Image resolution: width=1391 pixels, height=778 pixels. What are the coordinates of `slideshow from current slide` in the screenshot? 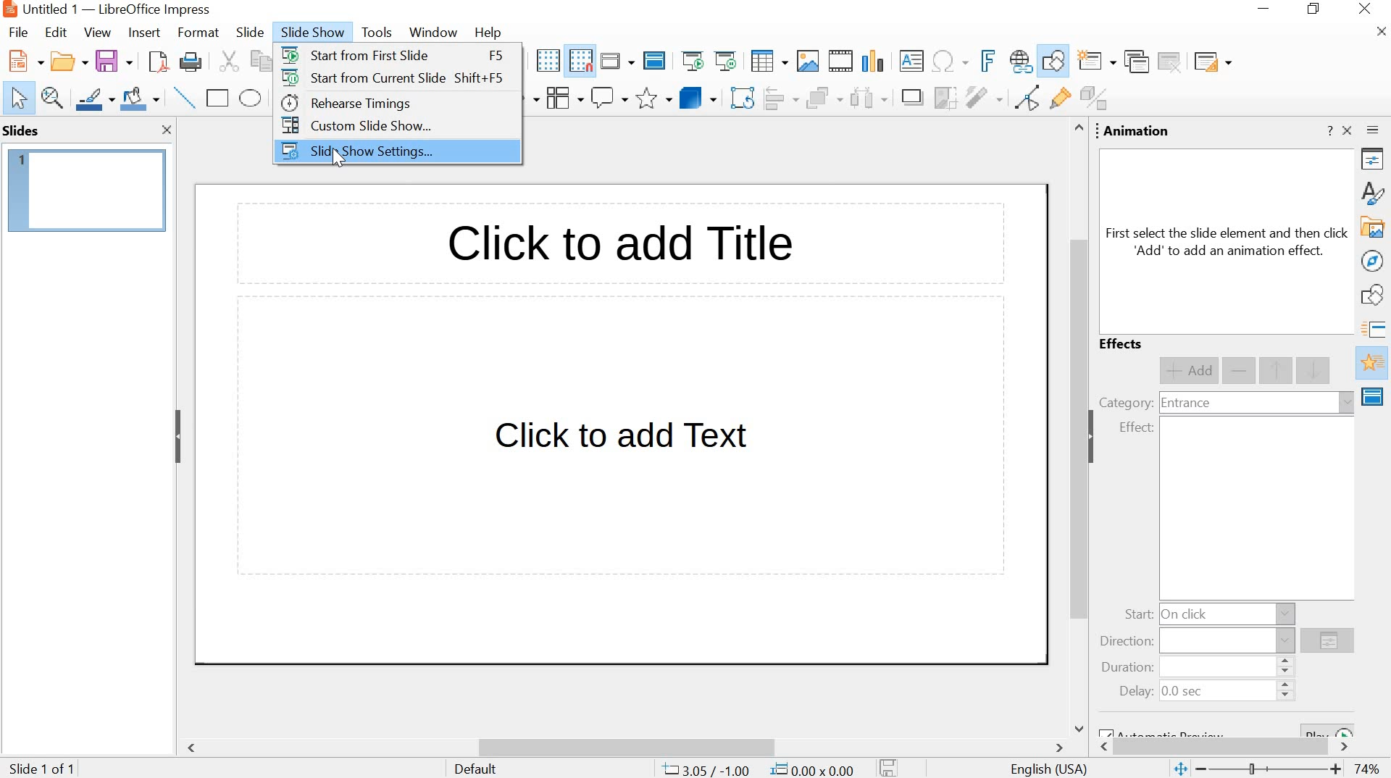 It's located at (728, 61).